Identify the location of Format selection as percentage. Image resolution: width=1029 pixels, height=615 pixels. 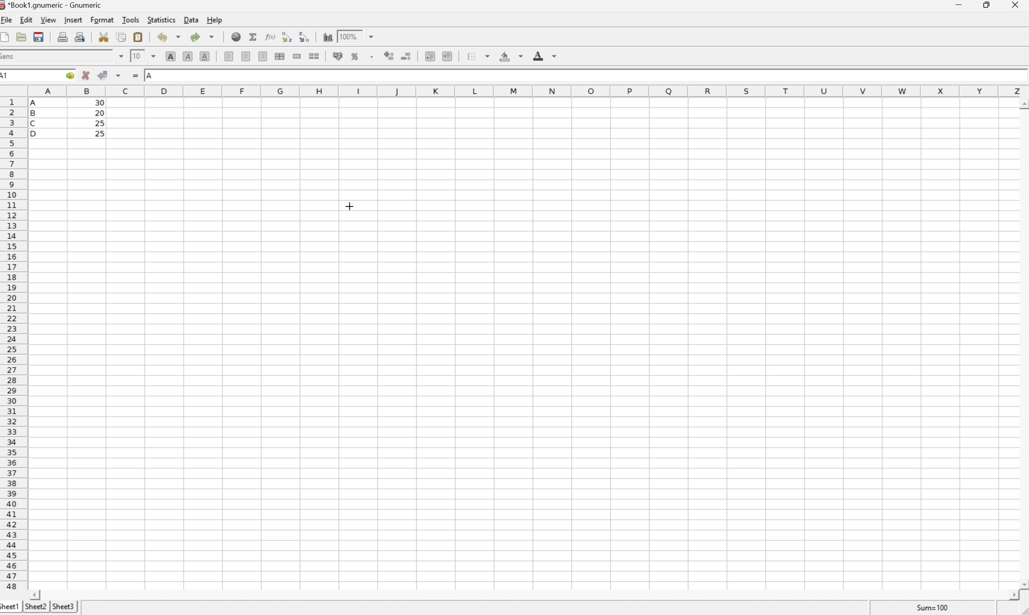
(356, 58).